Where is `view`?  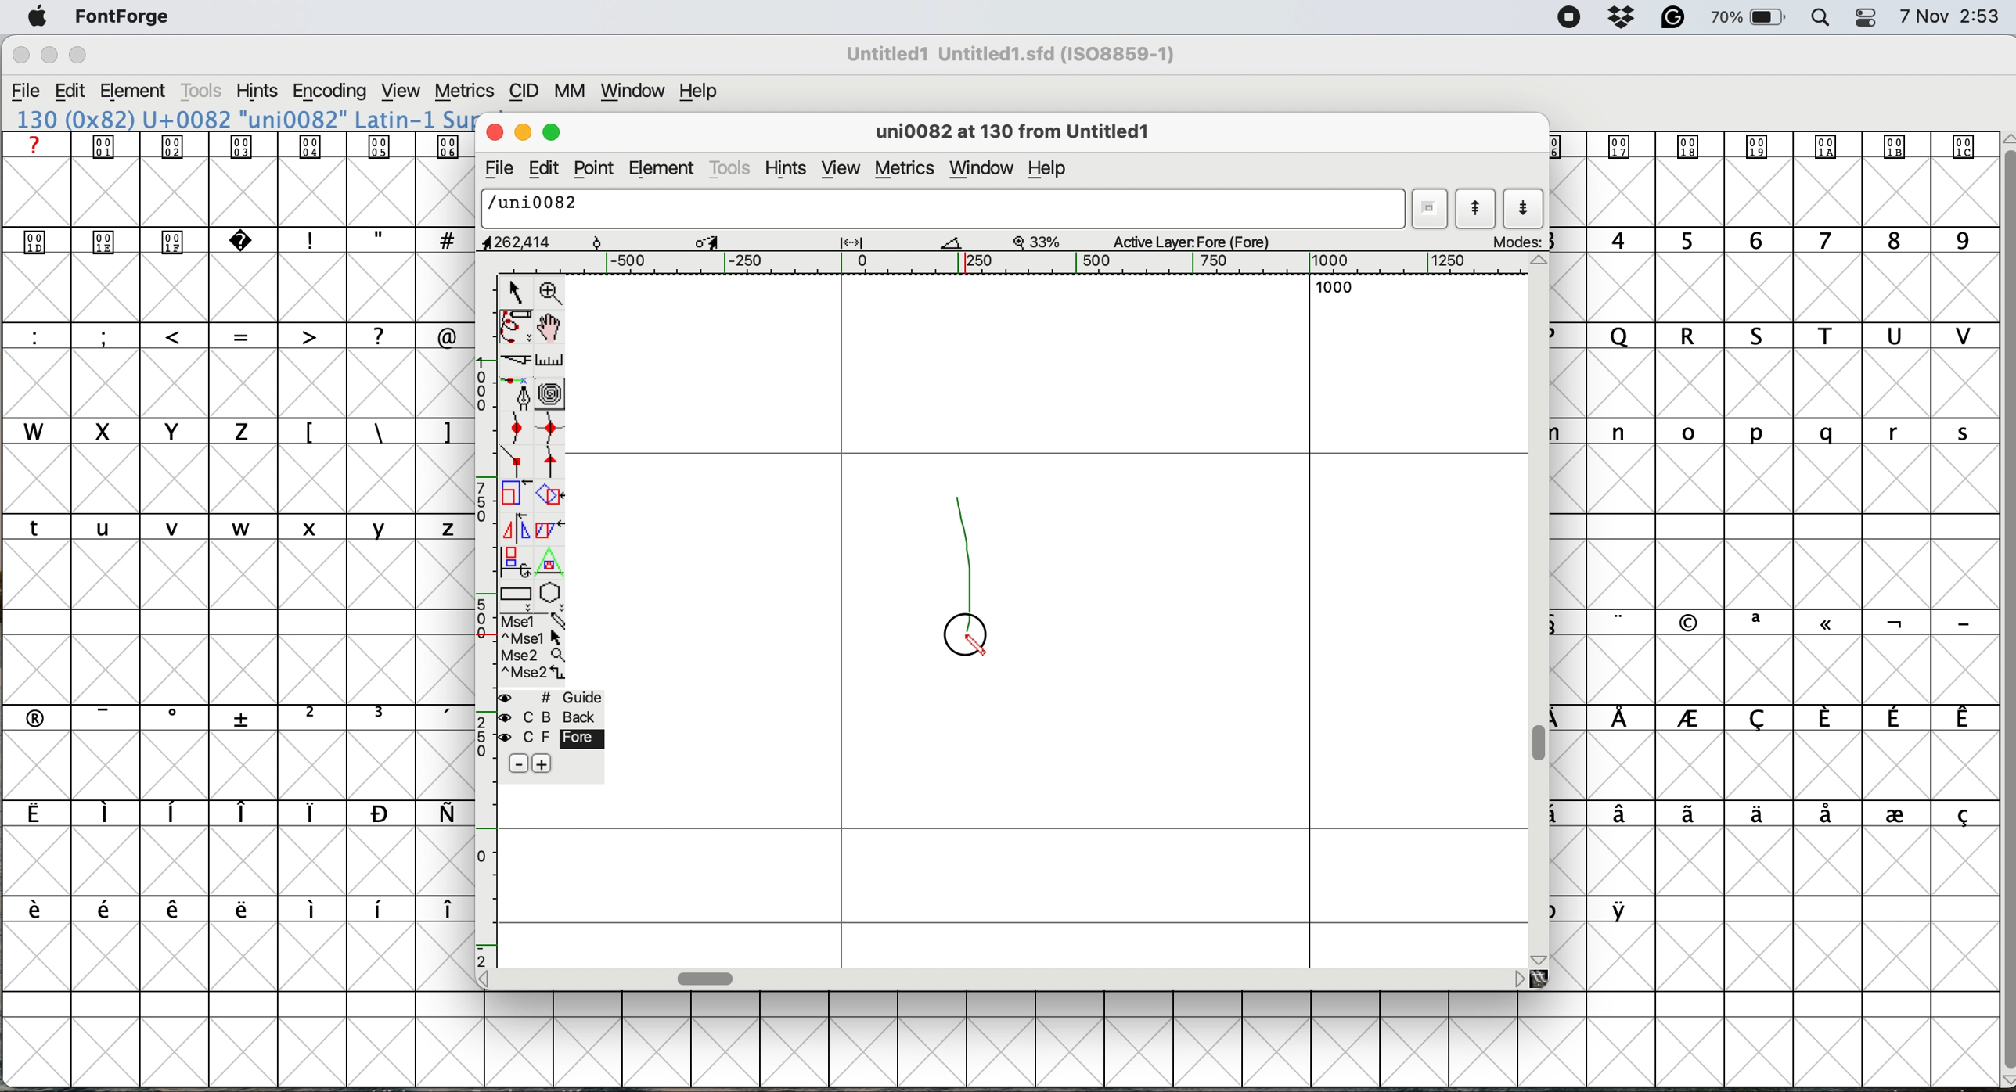
view is located at coordinates (404, 92).